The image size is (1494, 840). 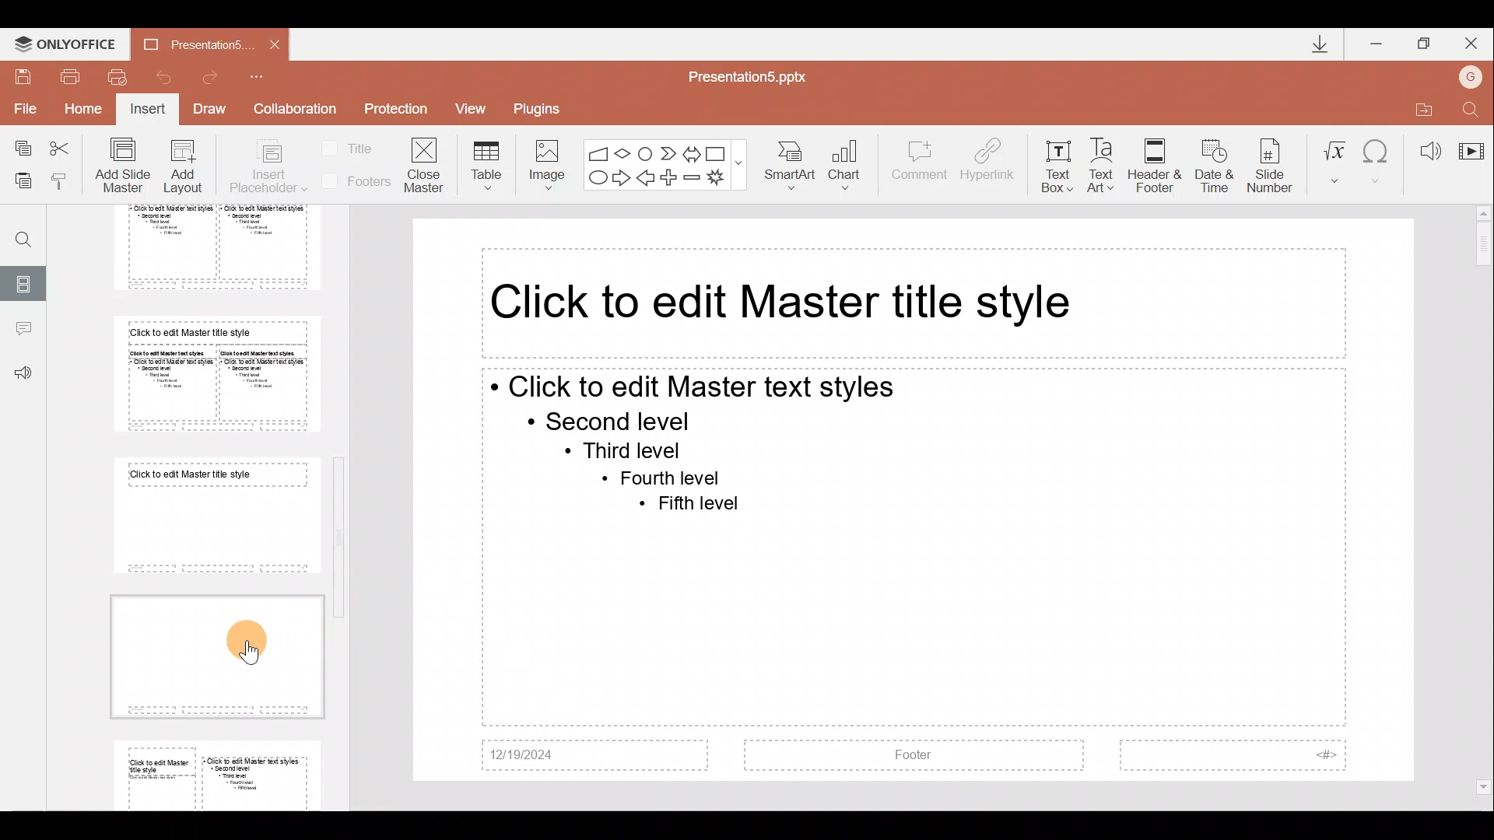 I want to click on Comment, so click(x=920, y=167).